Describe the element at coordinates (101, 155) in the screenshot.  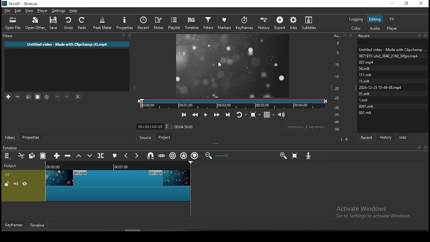
I see `split at playhead` at that location.